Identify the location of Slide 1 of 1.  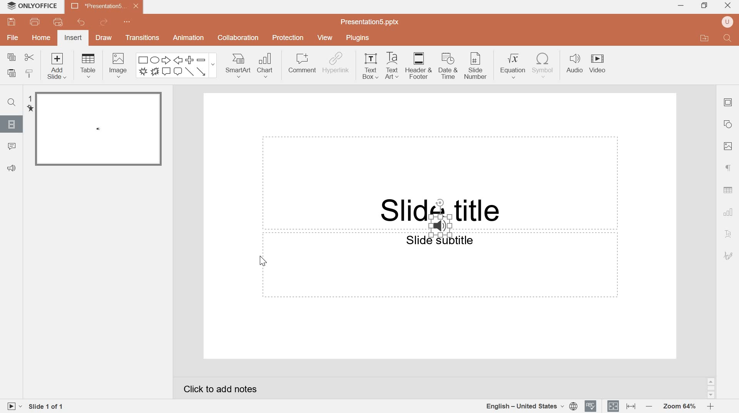
(47, 408).